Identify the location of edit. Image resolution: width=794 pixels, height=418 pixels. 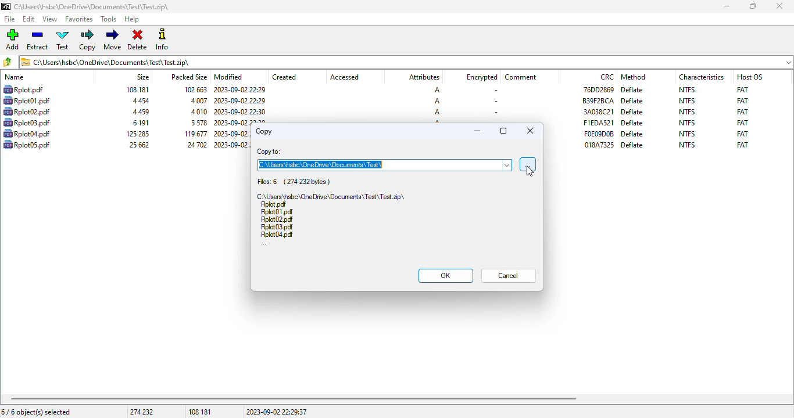
(29, 19).